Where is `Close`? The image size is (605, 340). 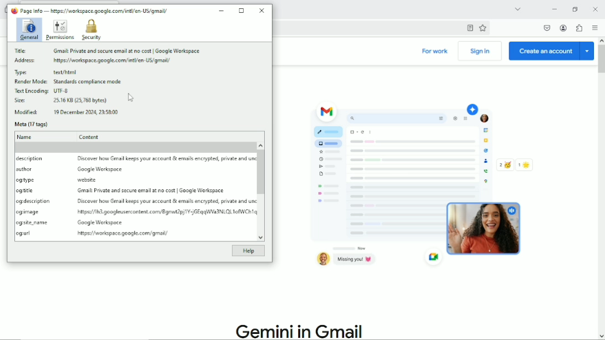
Close is located at coordinates (594, 8).